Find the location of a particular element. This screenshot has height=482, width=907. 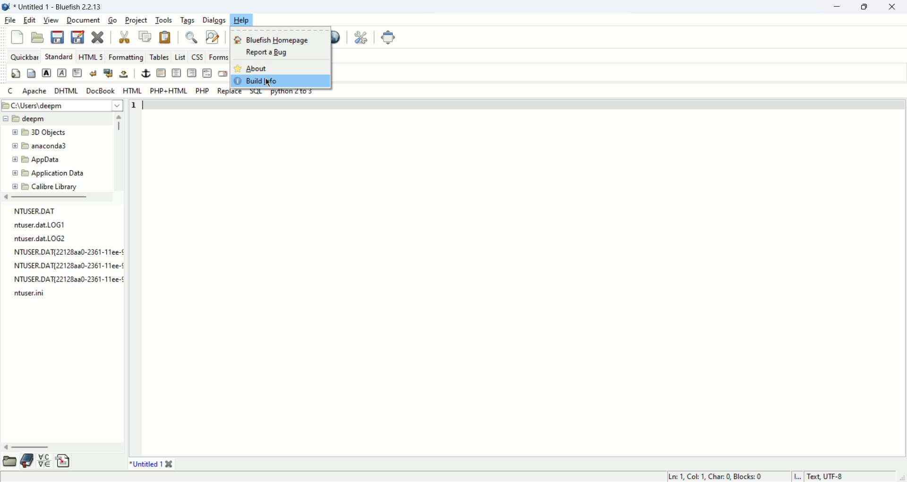

HTML is located at coordinates (132, 91).